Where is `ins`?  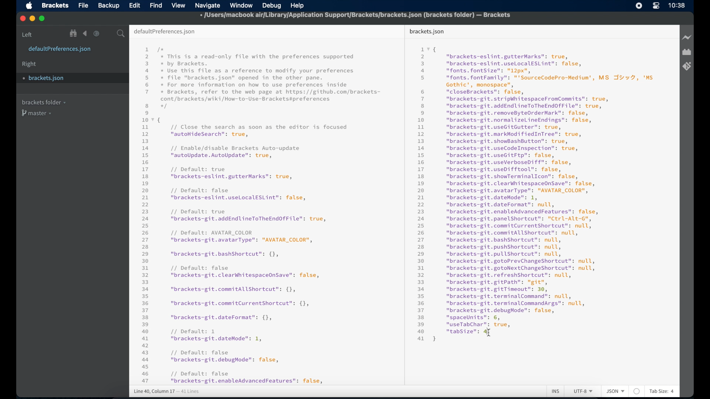
ins is located at coordinates (555, 392).